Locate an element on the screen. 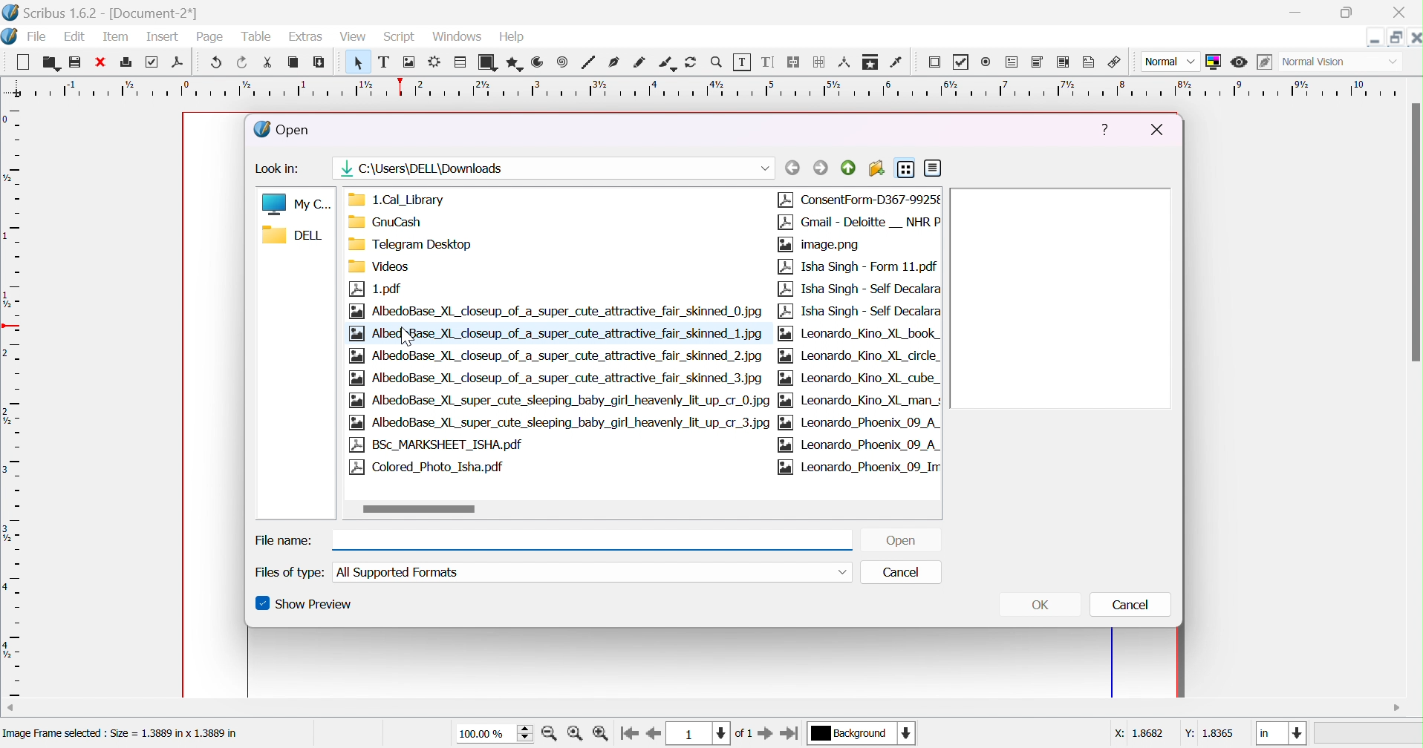 This screenshot has width=1423, height=748. go to first page is located at coordinates (631, 733).